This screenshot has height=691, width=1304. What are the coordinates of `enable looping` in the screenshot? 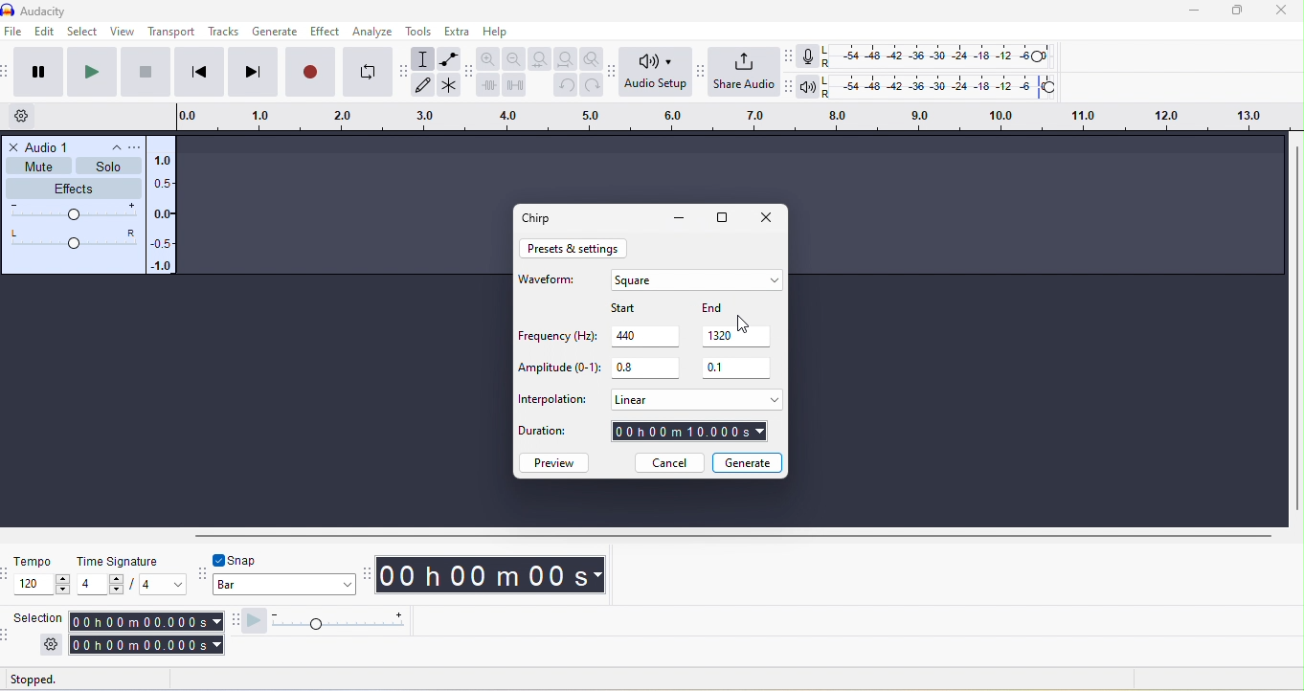 It's located at (368, 70).